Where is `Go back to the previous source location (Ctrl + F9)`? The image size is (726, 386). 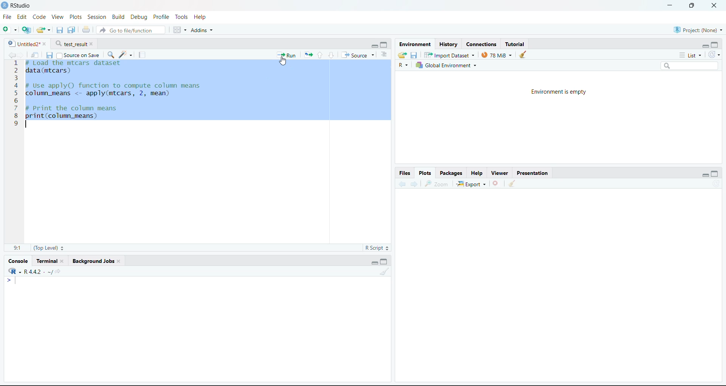
Go back to the previous source location (Ctrl + F9) is located at coordinates (9, 54).